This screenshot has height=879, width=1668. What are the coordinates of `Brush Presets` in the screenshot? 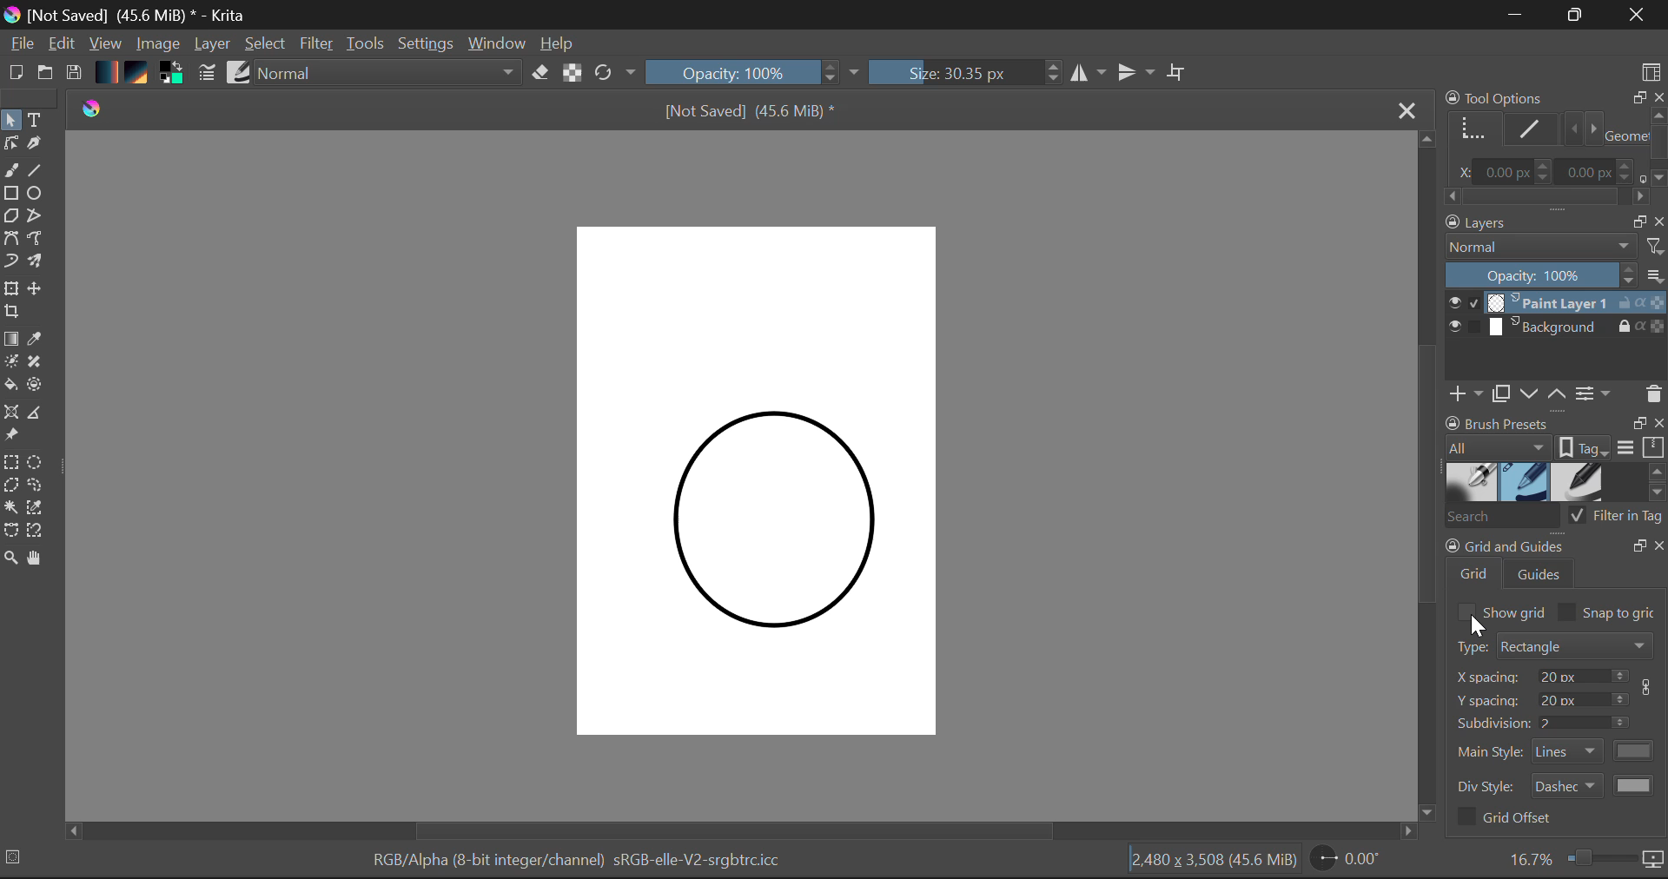 It's located at (1555, 482).